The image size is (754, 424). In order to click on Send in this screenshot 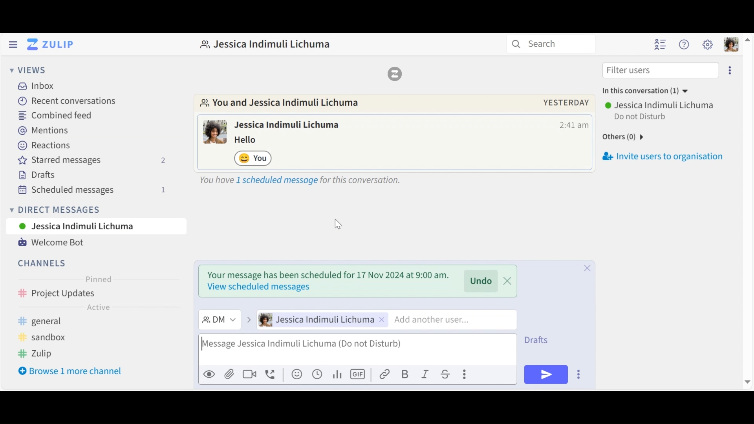, I will do `click(545, 375)`.